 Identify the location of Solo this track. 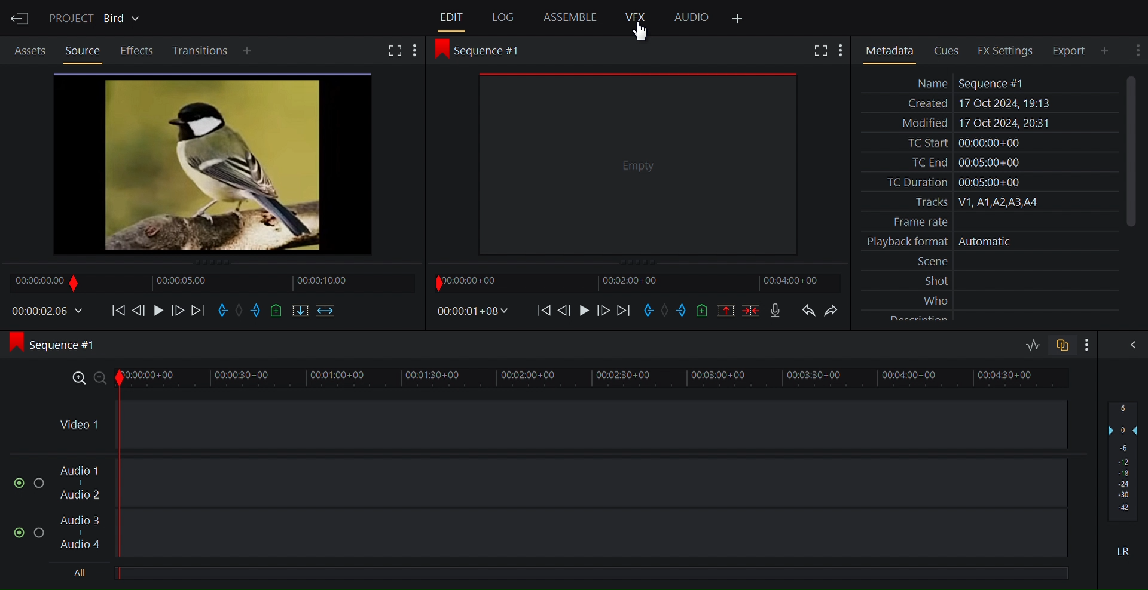
(40, 482).